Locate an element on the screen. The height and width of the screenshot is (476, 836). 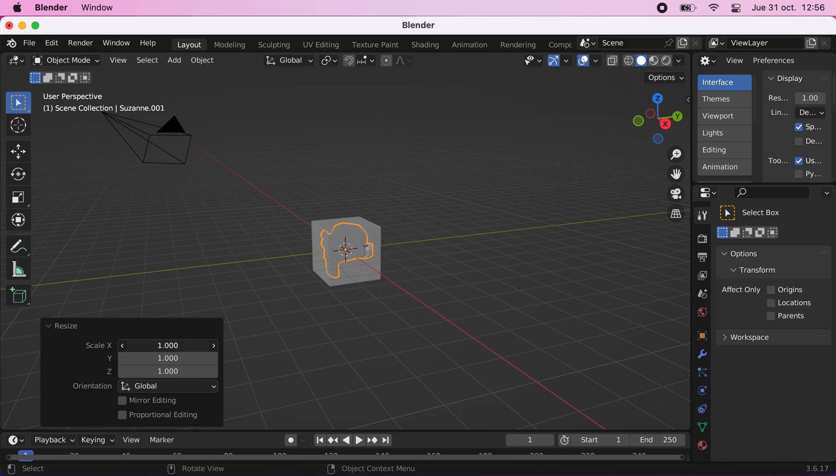
shading is located at coordinates (425, 45).